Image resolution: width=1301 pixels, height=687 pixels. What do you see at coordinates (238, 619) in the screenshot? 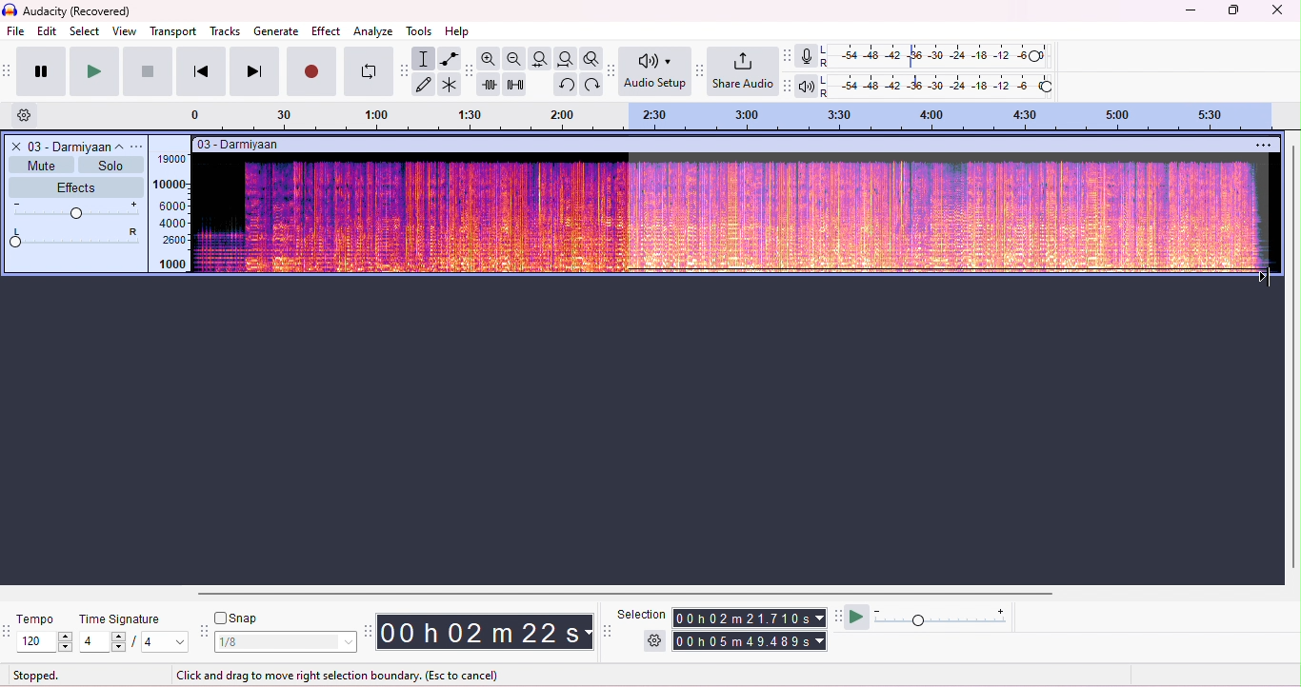
I see `snap` at bounding box center [238, 619].